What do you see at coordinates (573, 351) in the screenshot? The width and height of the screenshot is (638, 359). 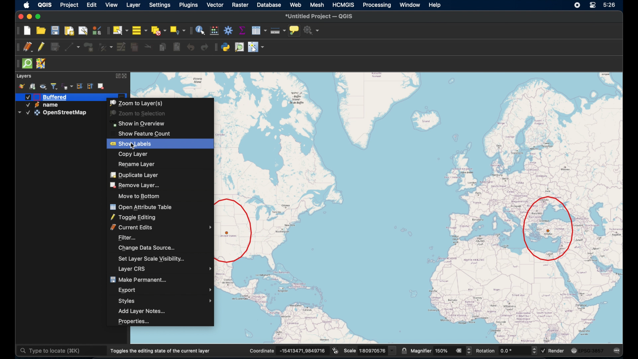 I see `icon` at bounding box center [573, 351].